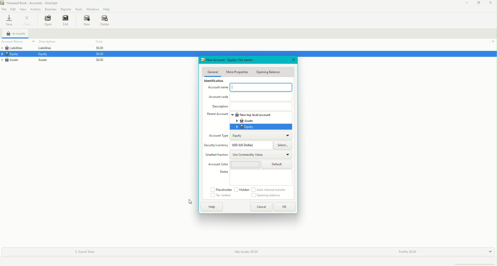 This screenshot has width=497, height=266. I want to click on Assets, so click(265, 121).